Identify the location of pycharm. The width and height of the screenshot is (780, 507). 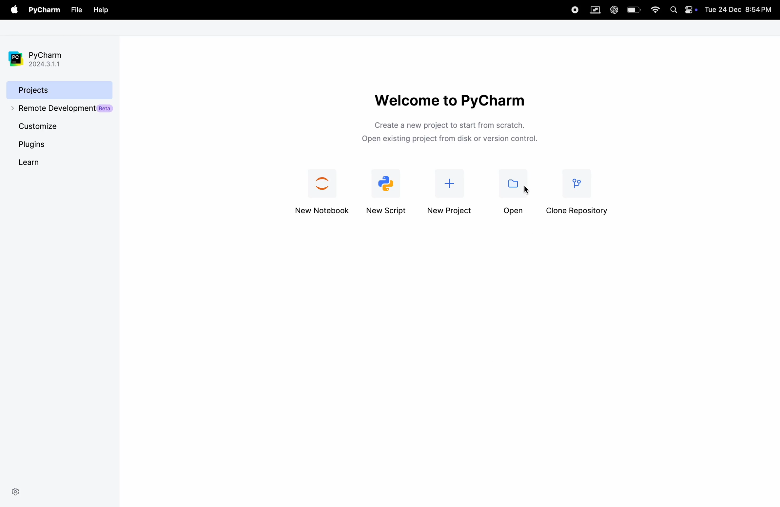
(45, 10).